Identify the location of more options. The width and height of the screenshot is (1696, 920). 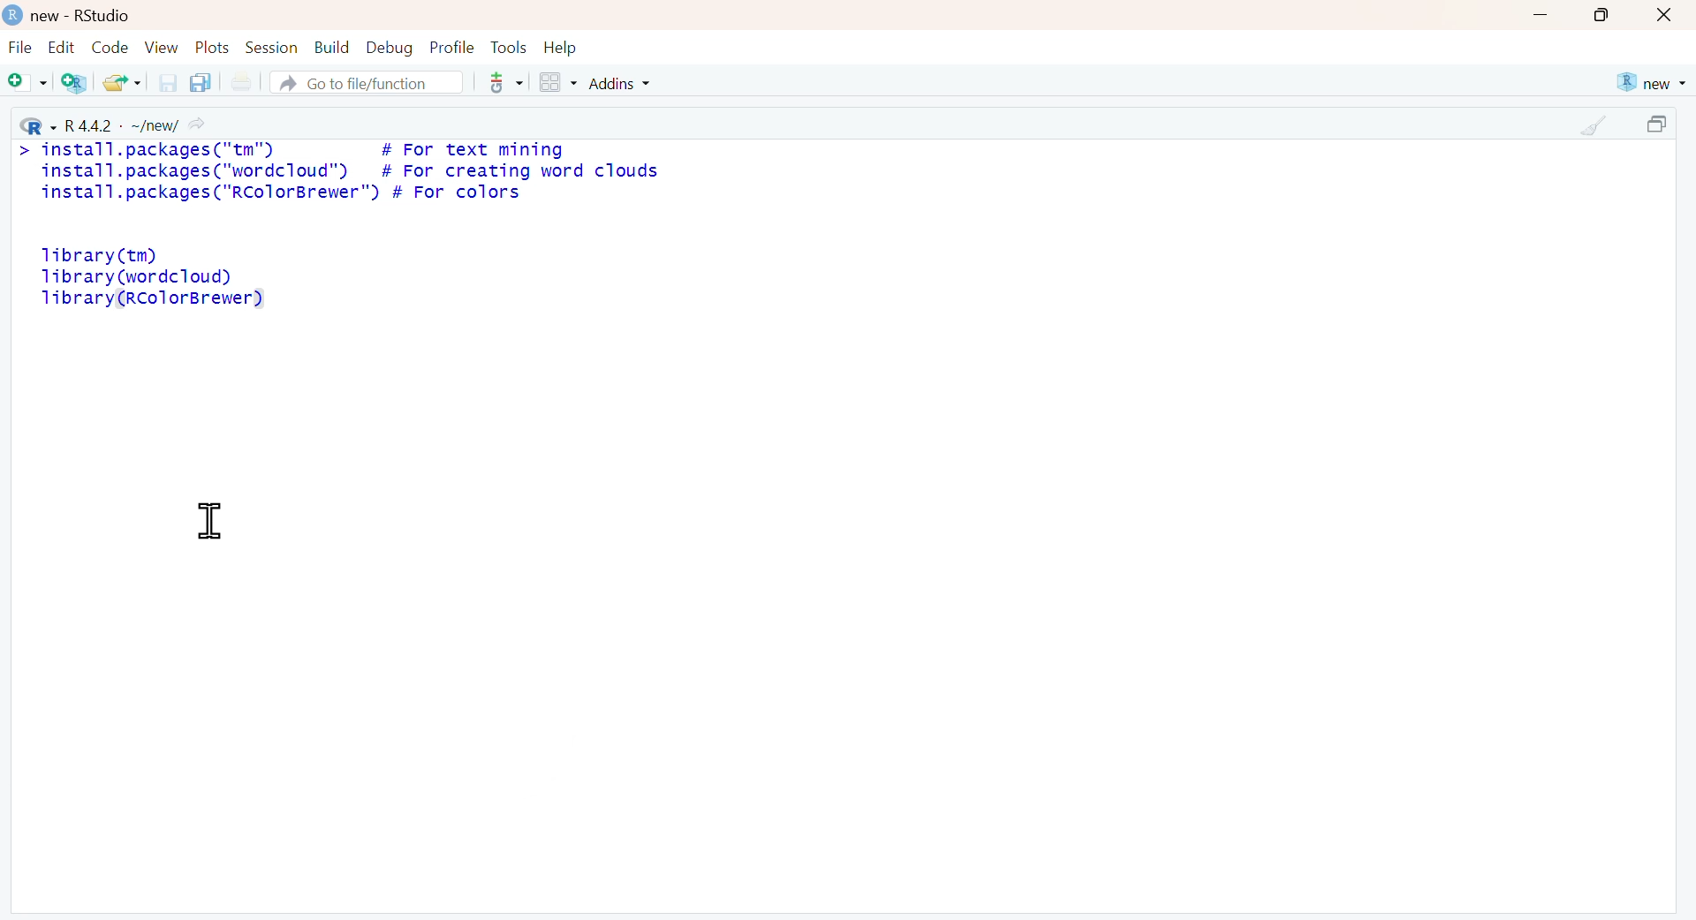
(504, 82).